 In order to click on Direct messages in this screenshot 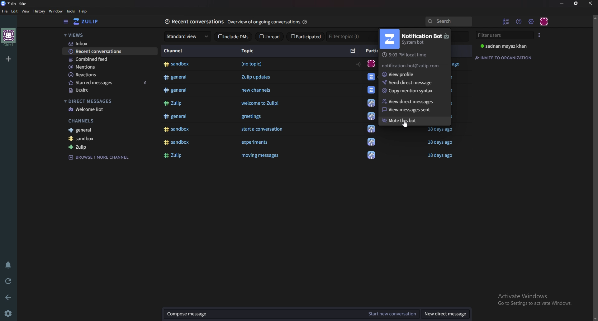, I will do `click(104, 101)`.